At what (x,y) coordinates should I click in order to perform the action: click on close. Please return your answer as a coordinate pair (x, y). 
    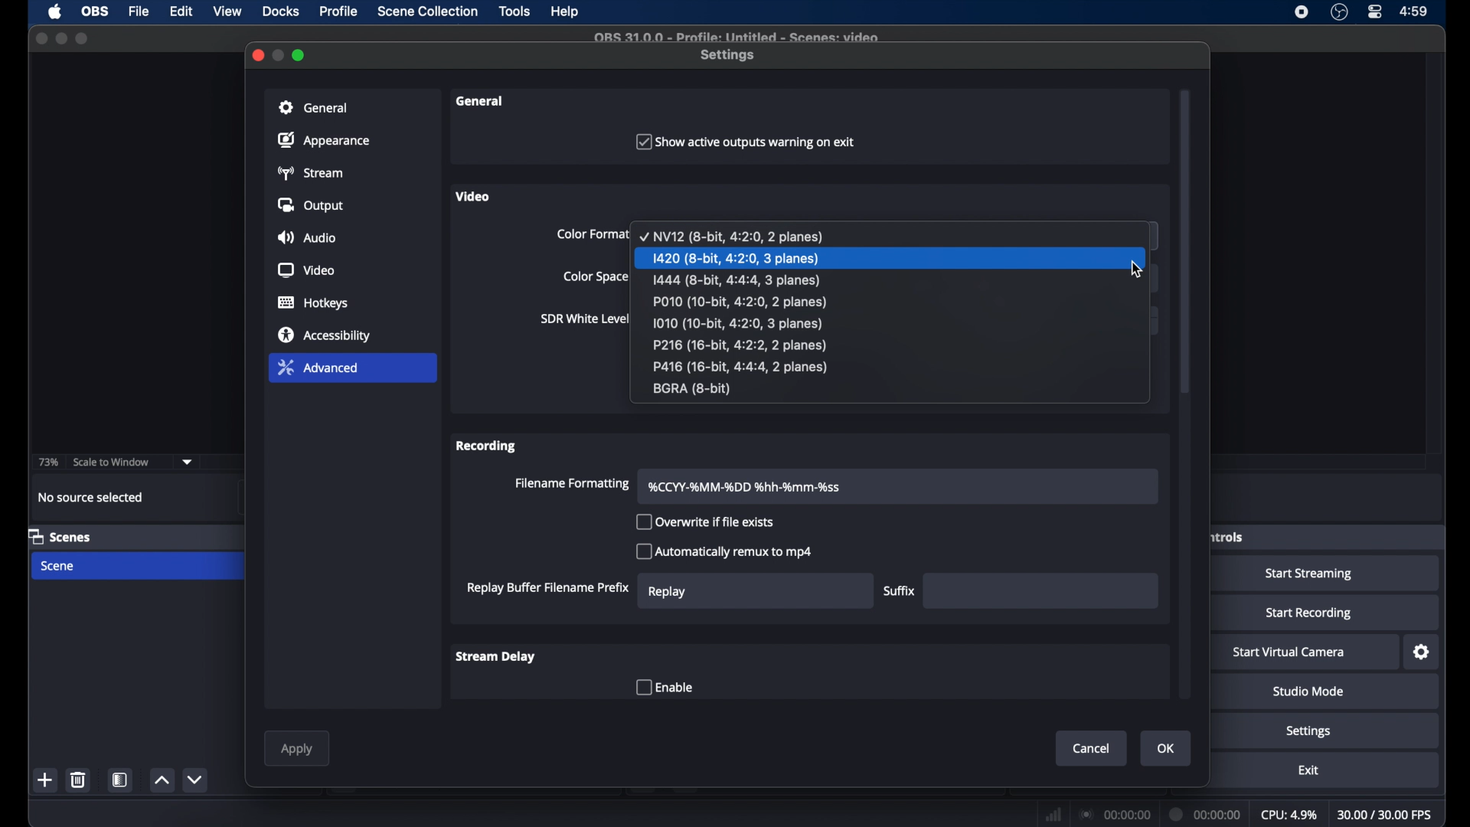
    Looking at the image, I should click on (41, 37).